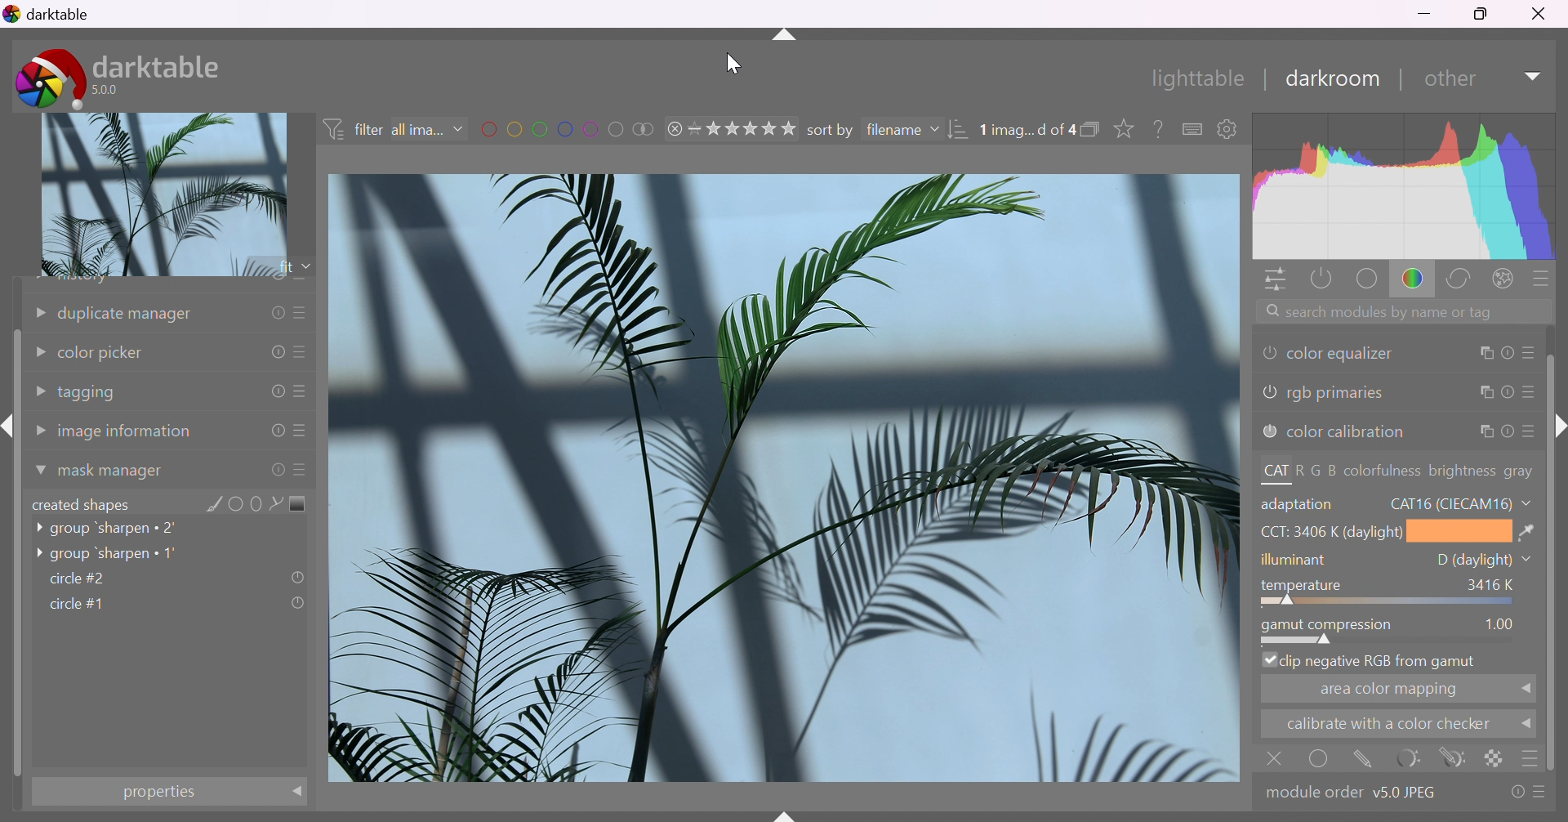 Image resolution: width=1568 pixels, height=822 pixels. Describe the element at coordinates (1370, 661) in the screenshot. I see `clip negetive RGB` at that location.